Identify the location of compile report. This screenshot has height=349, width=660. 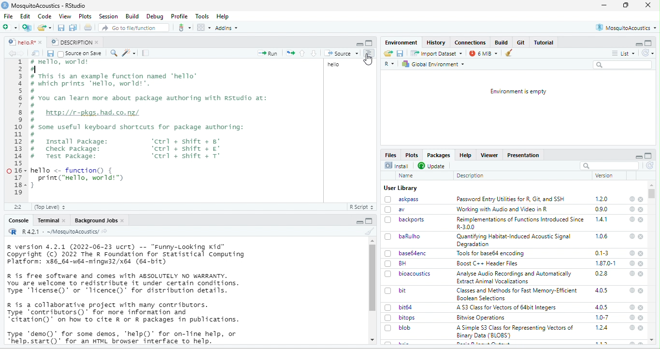
(146, 53).